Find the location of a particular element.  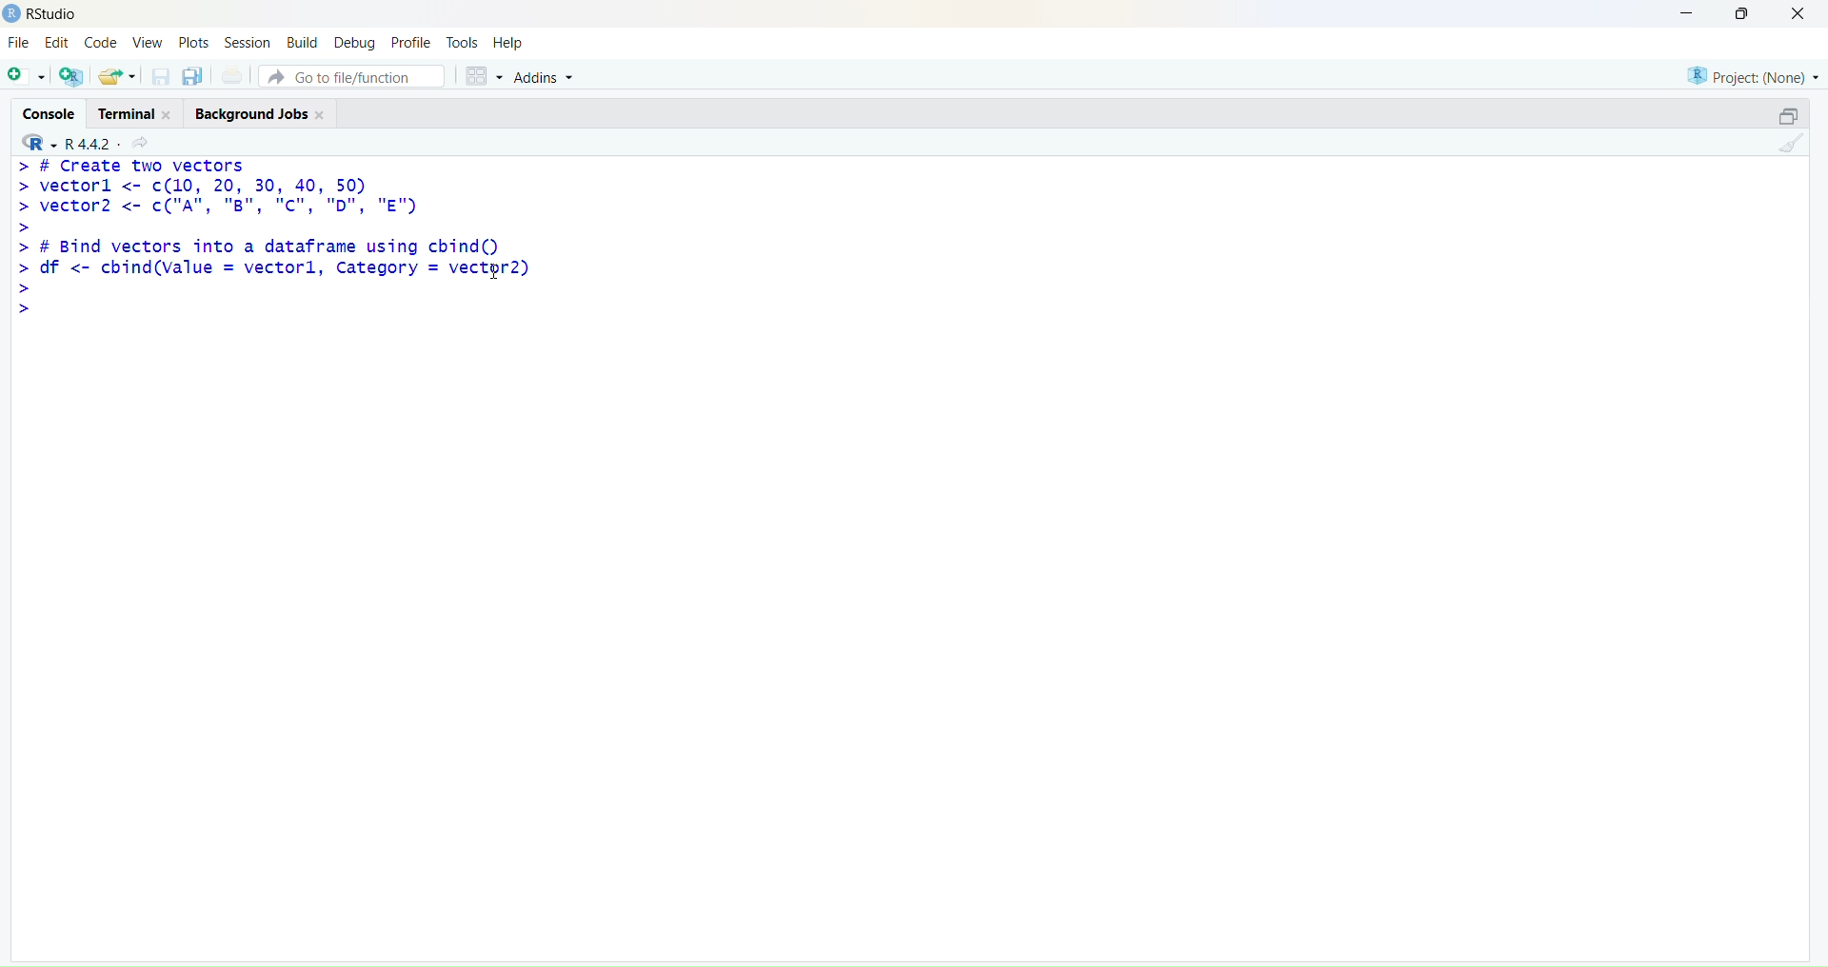

Go to file/function is located at coordinates (351, 76).